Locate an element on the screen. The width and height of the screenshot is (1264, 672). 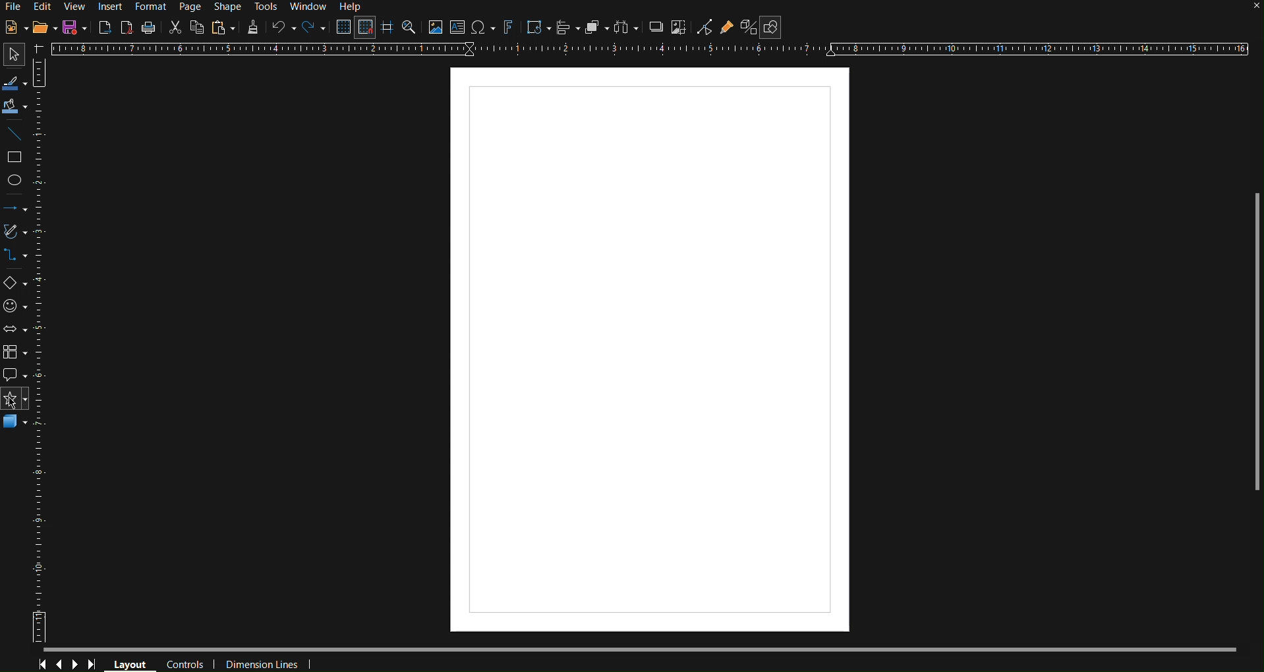
Align Objects is located at coordinates (565, 29).